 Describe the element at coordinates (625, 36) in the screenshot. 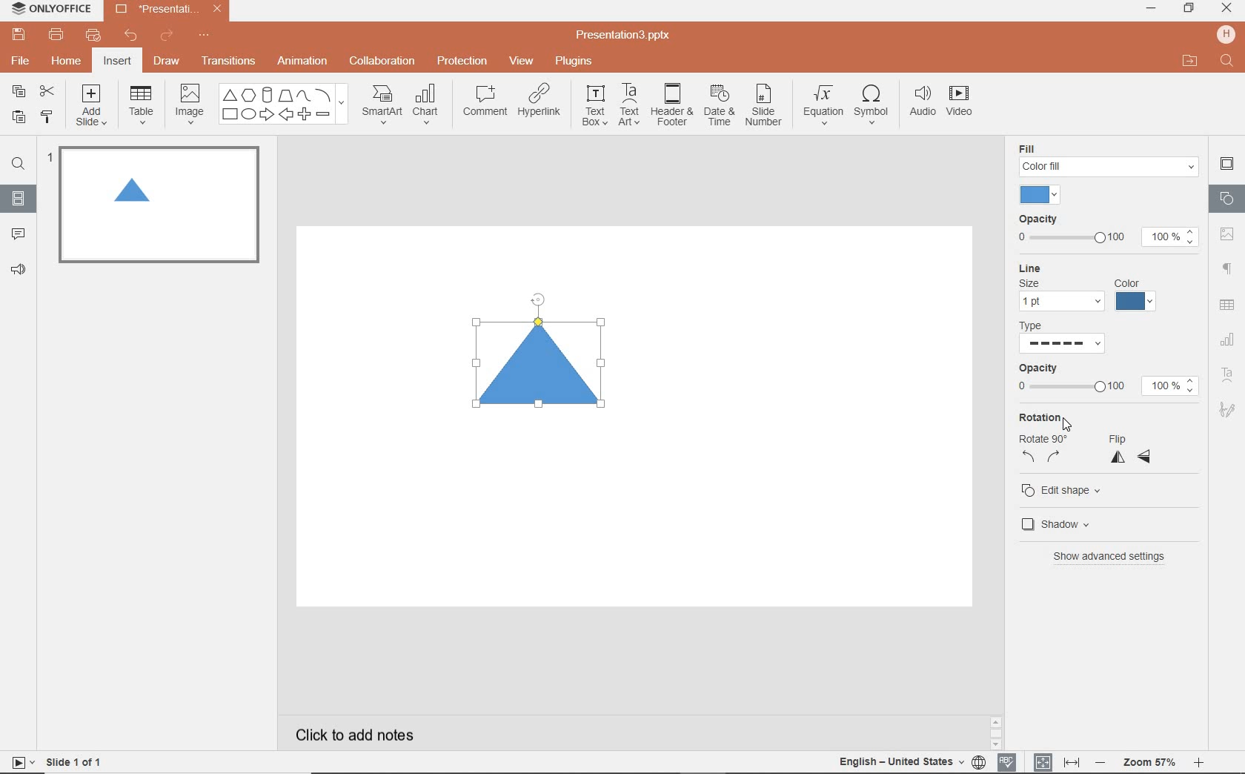

I see `FILE NAME` at that location.